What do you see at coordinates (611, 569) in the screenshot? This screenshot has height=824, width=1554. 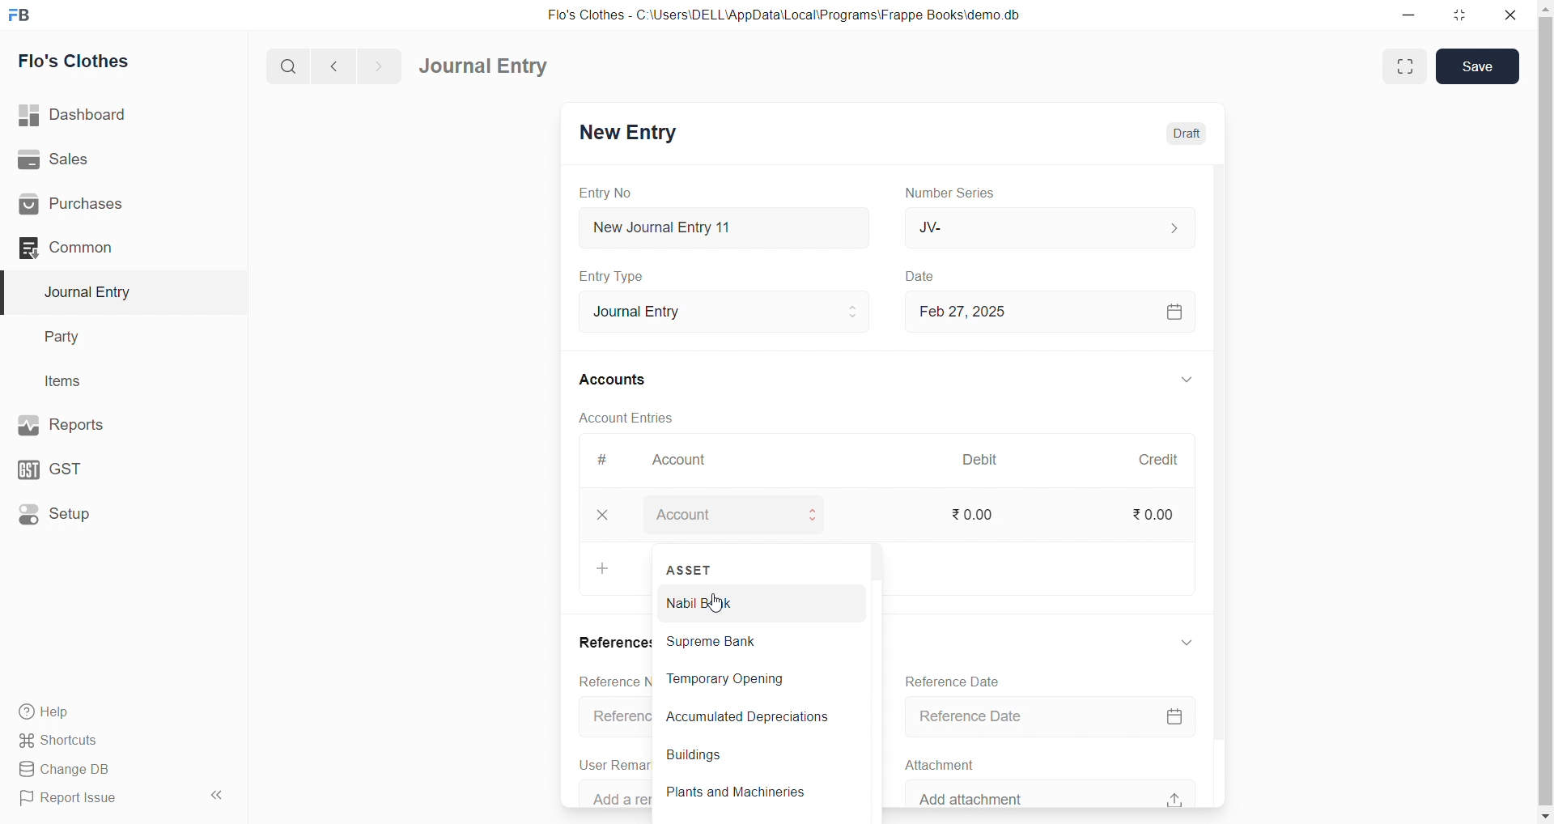 I see `+ Add Row` at bounding box center [611, 569].